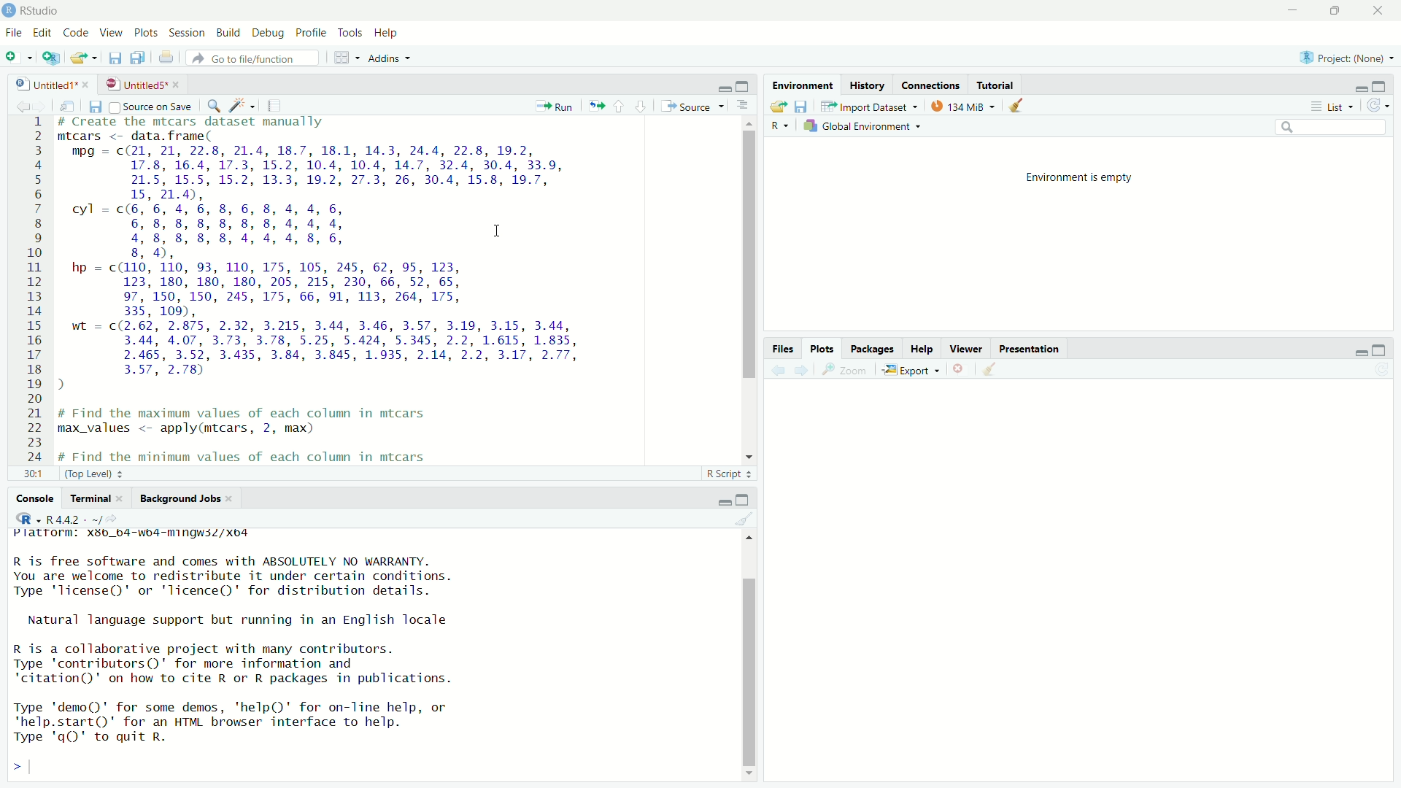 This screenshot has height=788, width=1401. Describe the element at coordinates (85, 58) in the screenshot. I see `move` at that location.